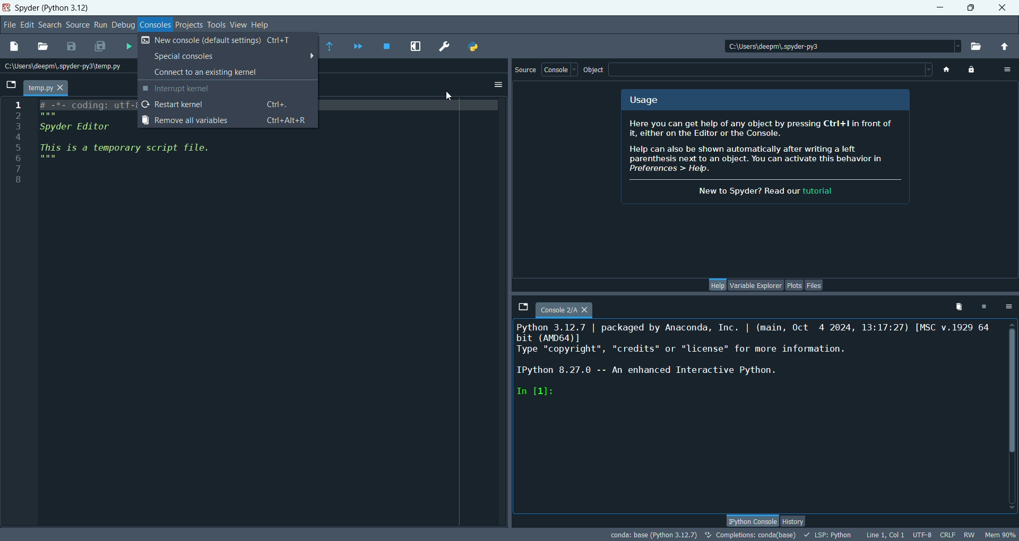 This screenshot has height=541, width=1019. Describe the element at coordinates (387, 48) in the screenshot. I see `stop debugging` at that location.